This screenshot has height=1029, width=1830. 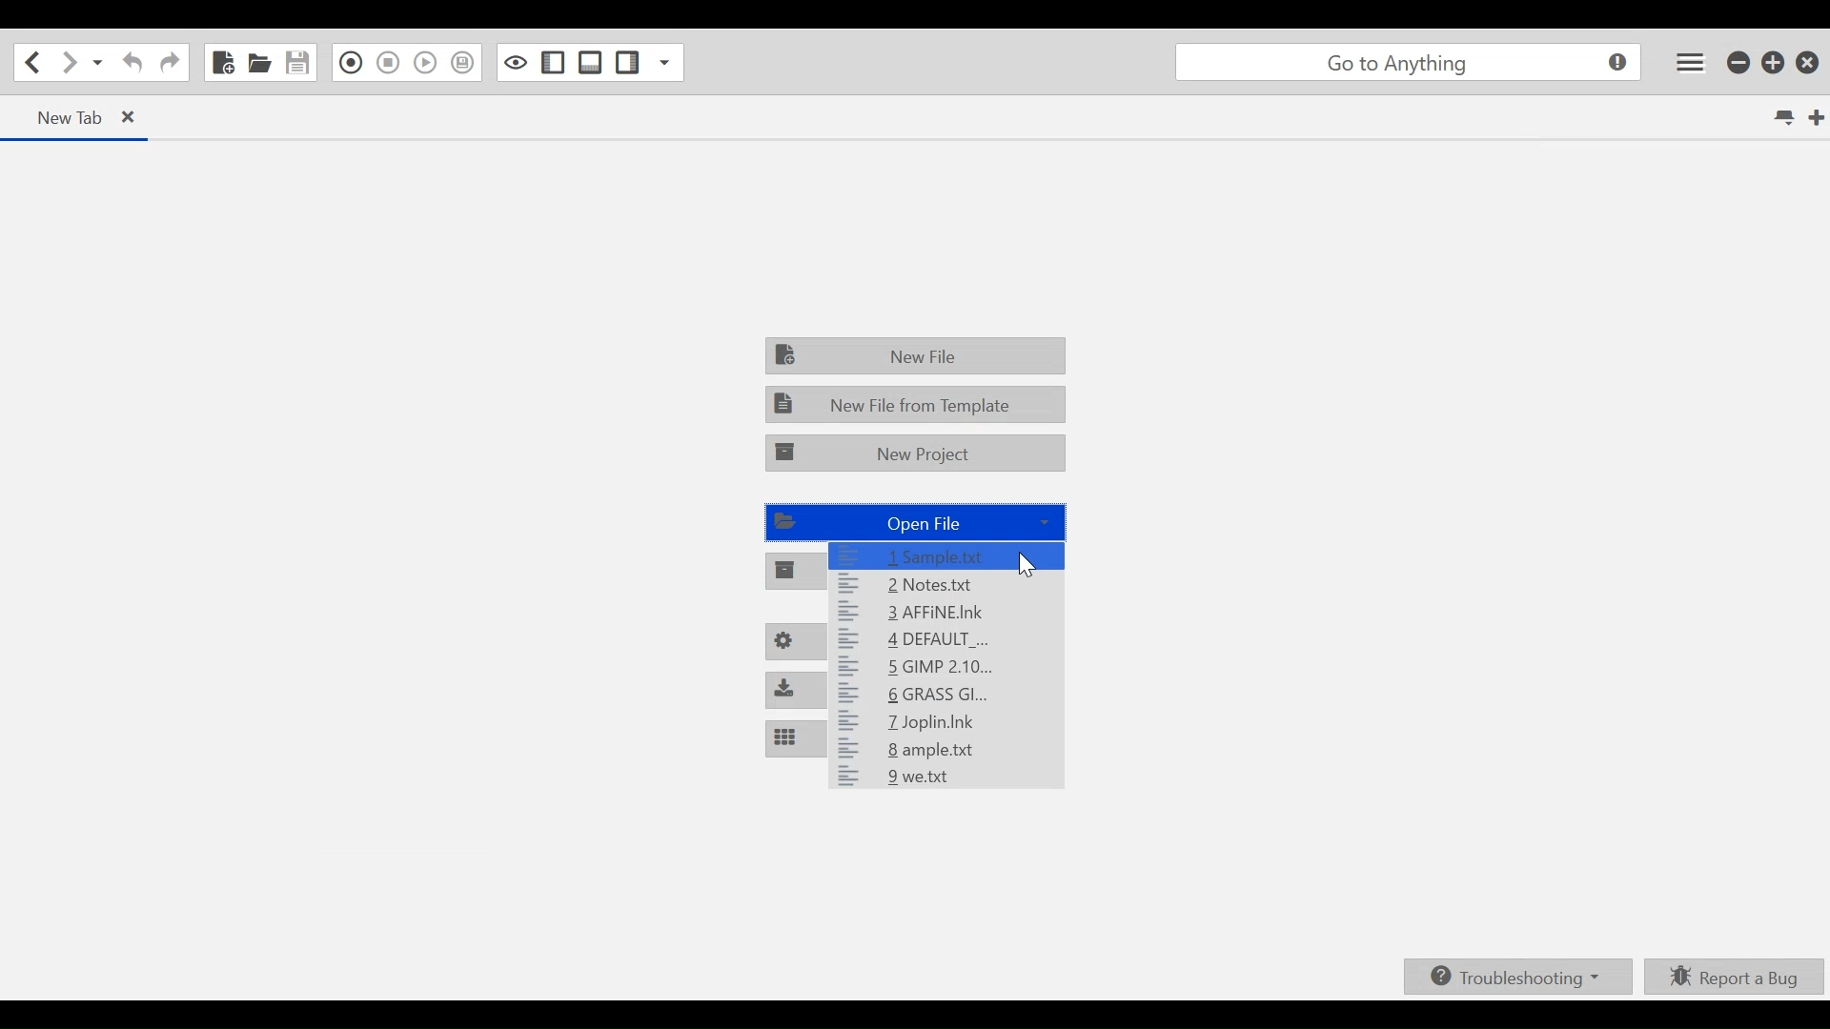 I want to click on New Tab, so click(x=1810, y=115).